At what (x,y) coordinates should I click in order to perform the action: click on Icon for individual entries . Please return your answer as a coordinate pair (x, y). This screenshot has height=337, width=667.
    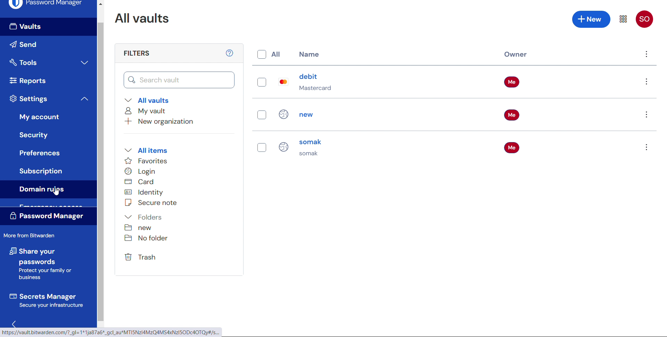
    Looking at the image, I should click on (283, 116).